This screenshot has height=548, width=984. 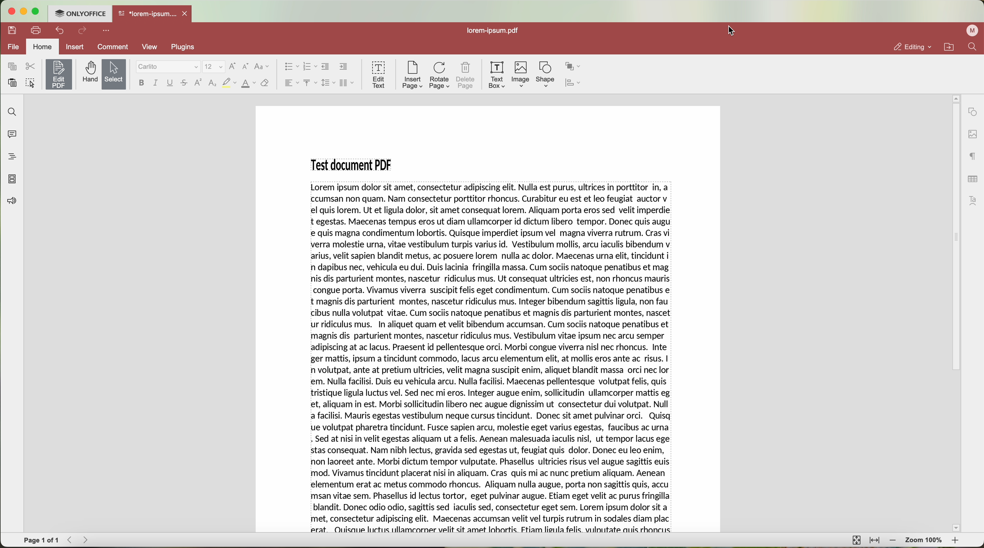 What do you see at coordinates (233, 66) in the screenshot?
I see `increment font size` at bounding box center [233, 66].